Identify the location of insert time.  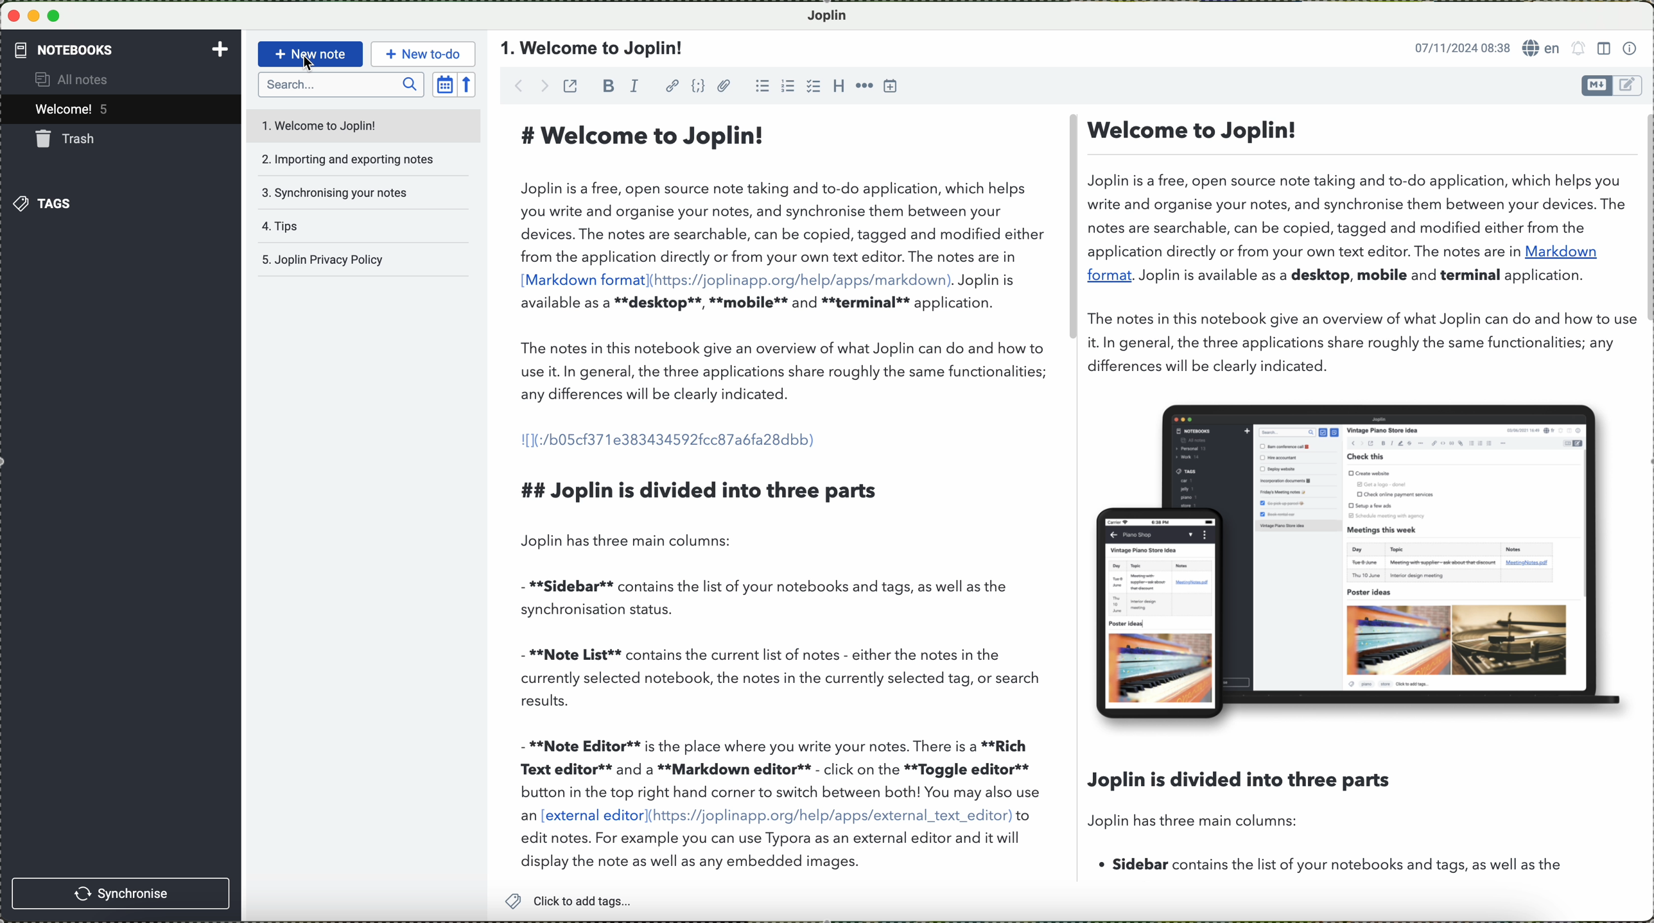
(892, 87).